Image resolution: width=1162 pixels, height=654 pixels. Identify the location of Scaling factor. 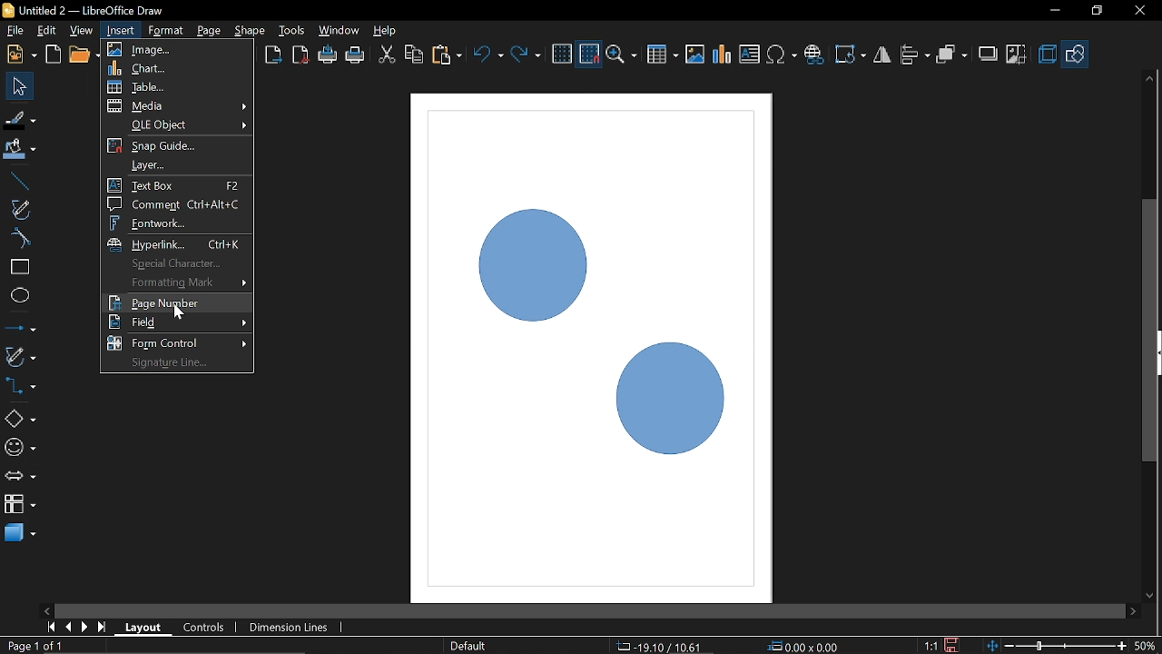
(931, 646).